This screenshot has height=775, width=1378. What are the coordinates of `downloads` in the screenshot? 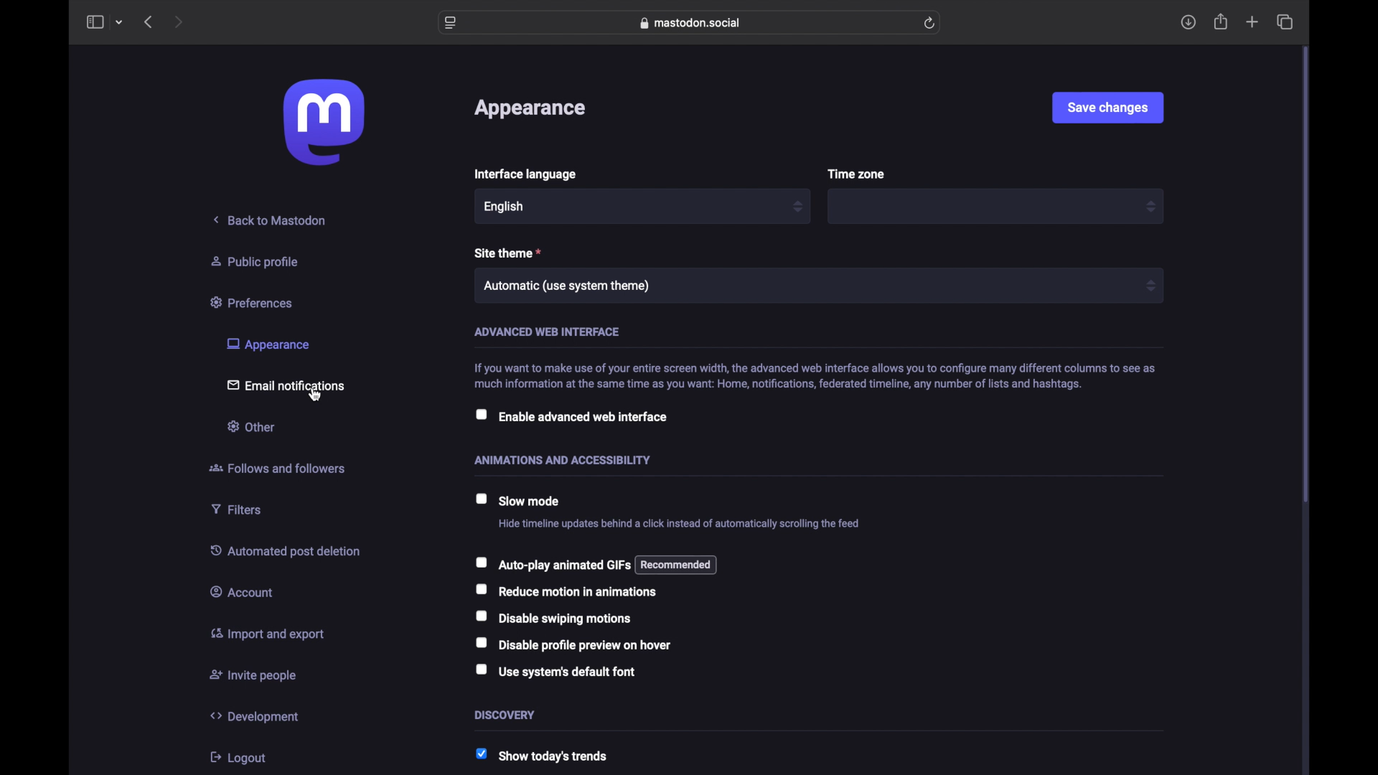 It's located at (1188, 22).